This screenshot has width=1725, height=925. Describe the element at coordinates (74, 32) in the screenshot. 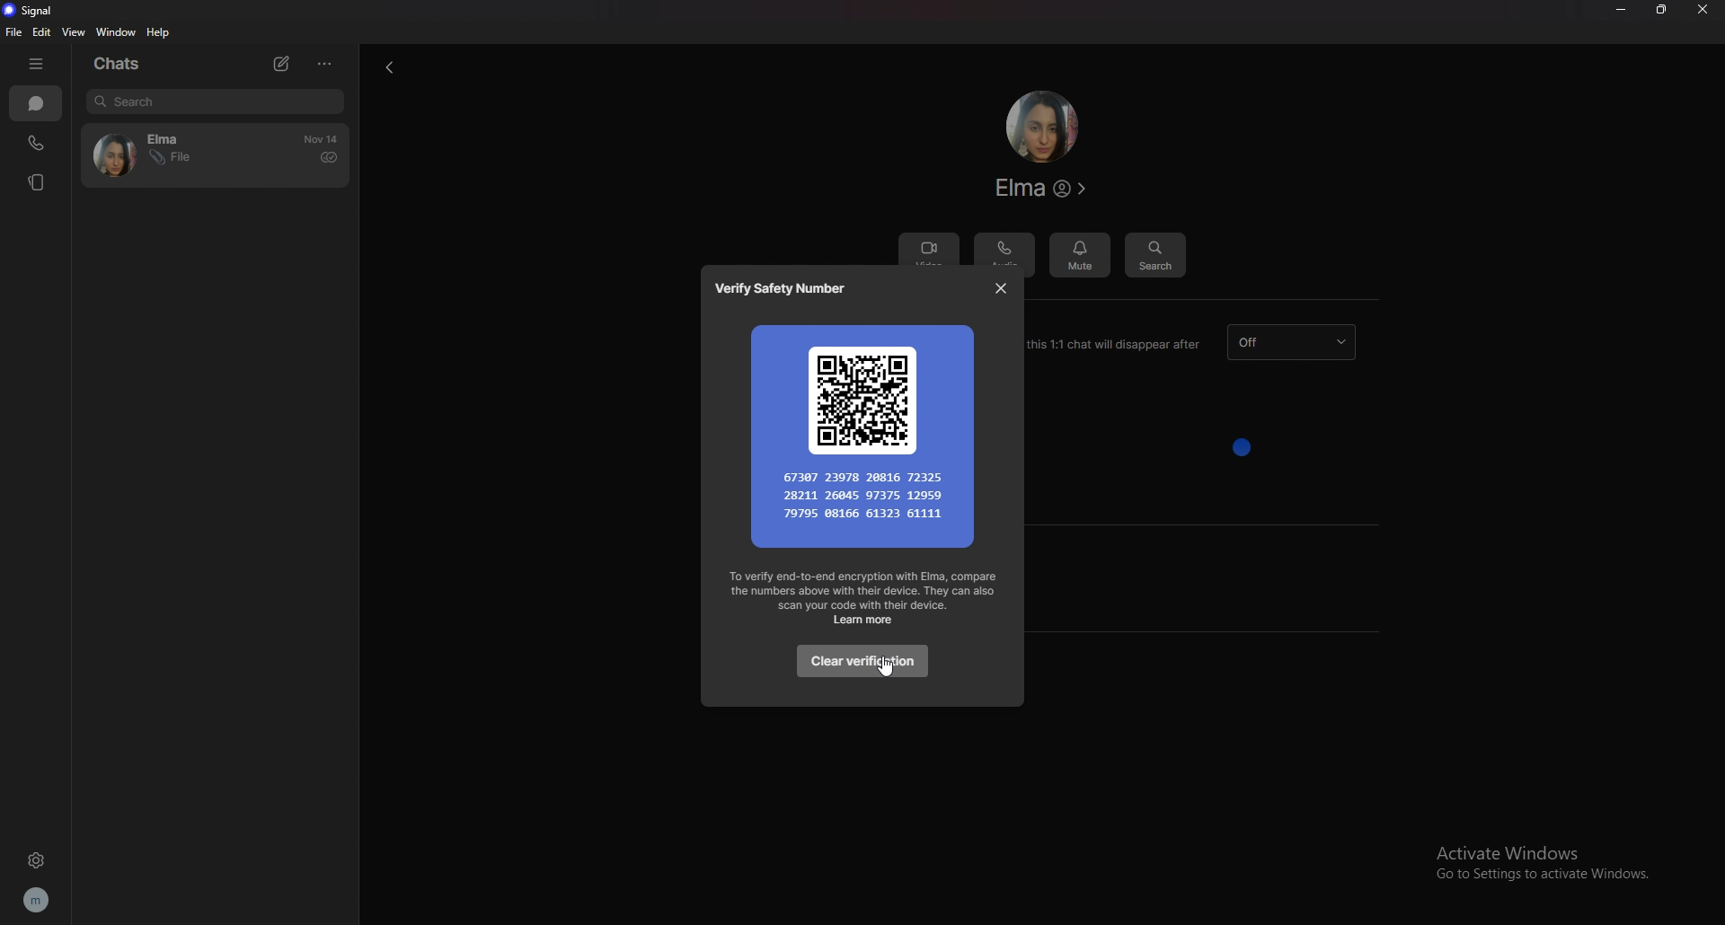

I see `view` at that location.